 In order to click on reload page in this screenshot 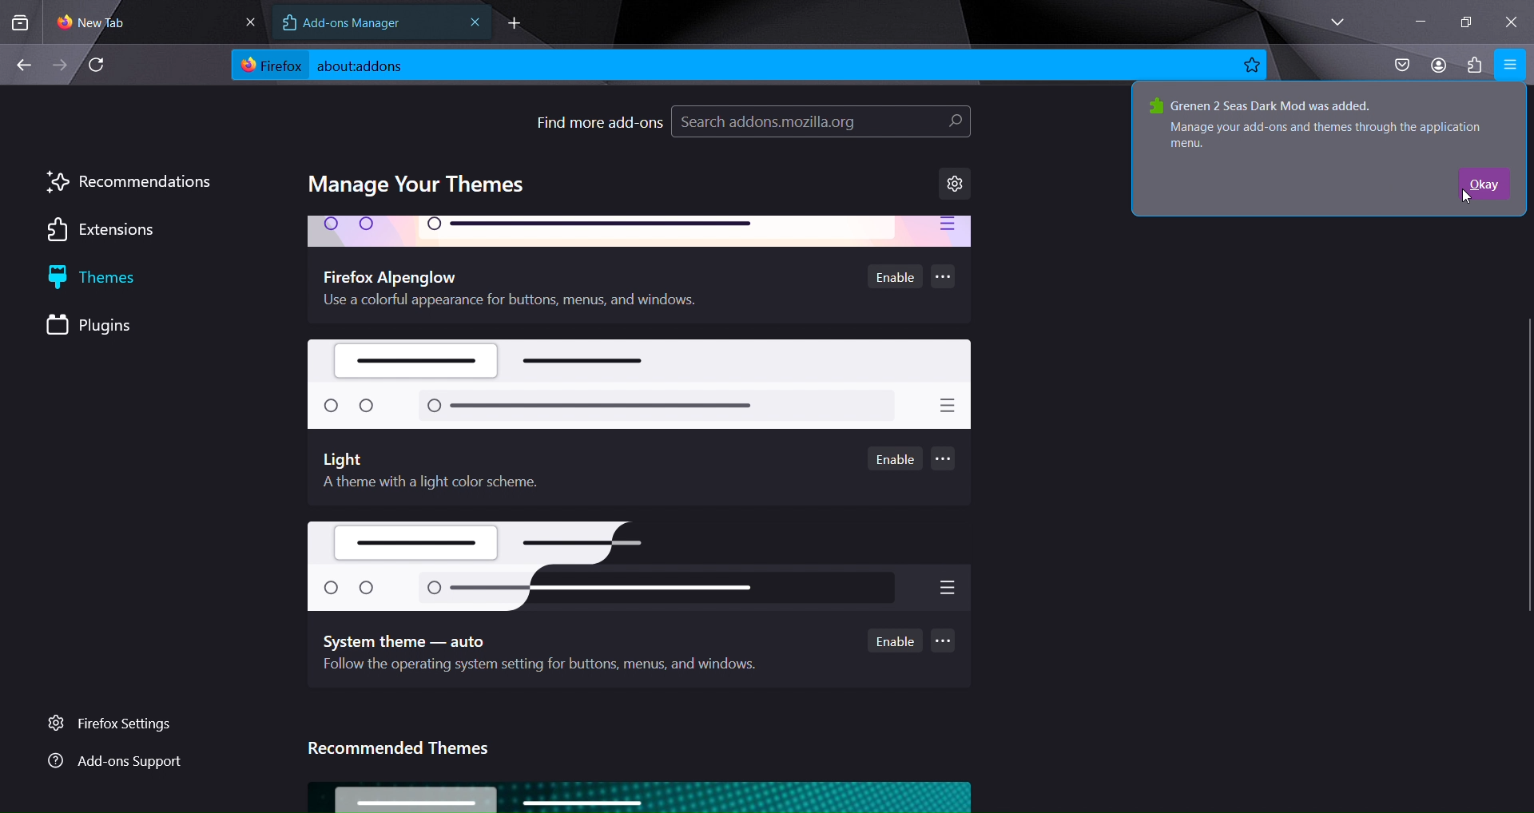, I will do `click(101, 65)`.